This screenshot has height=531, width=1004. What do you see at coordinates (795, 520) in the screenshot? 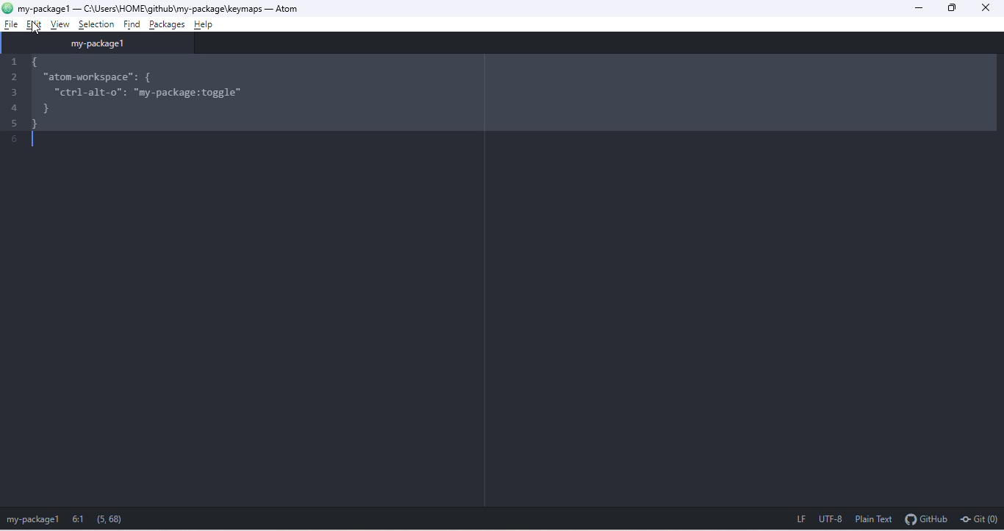
I see `lf` at bounding box center [795, 520].